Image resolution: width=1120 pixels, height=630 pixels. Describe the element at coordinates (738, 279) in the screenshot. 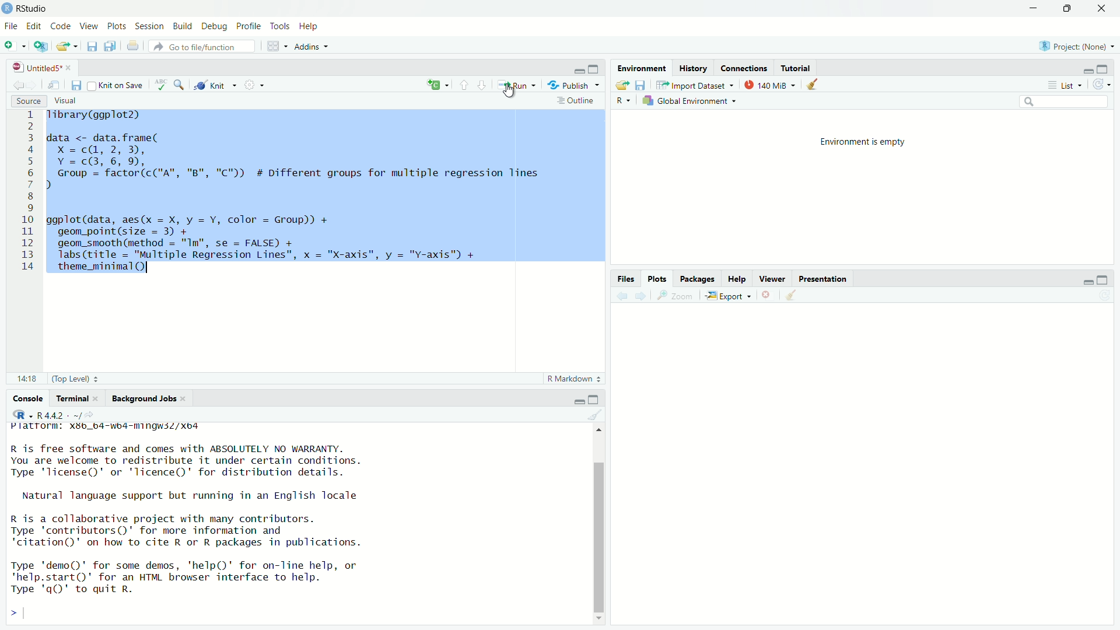

I see `Help` at that location.